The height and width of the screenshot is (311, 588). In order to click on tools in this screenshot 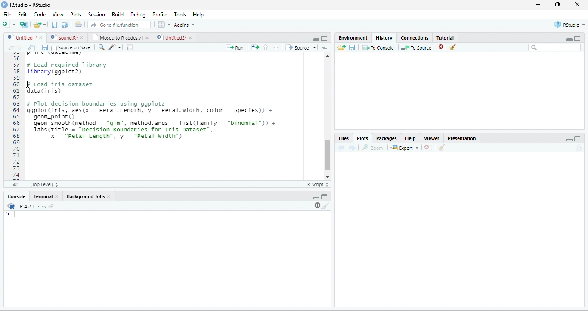, I will do `click(114, 48)`.